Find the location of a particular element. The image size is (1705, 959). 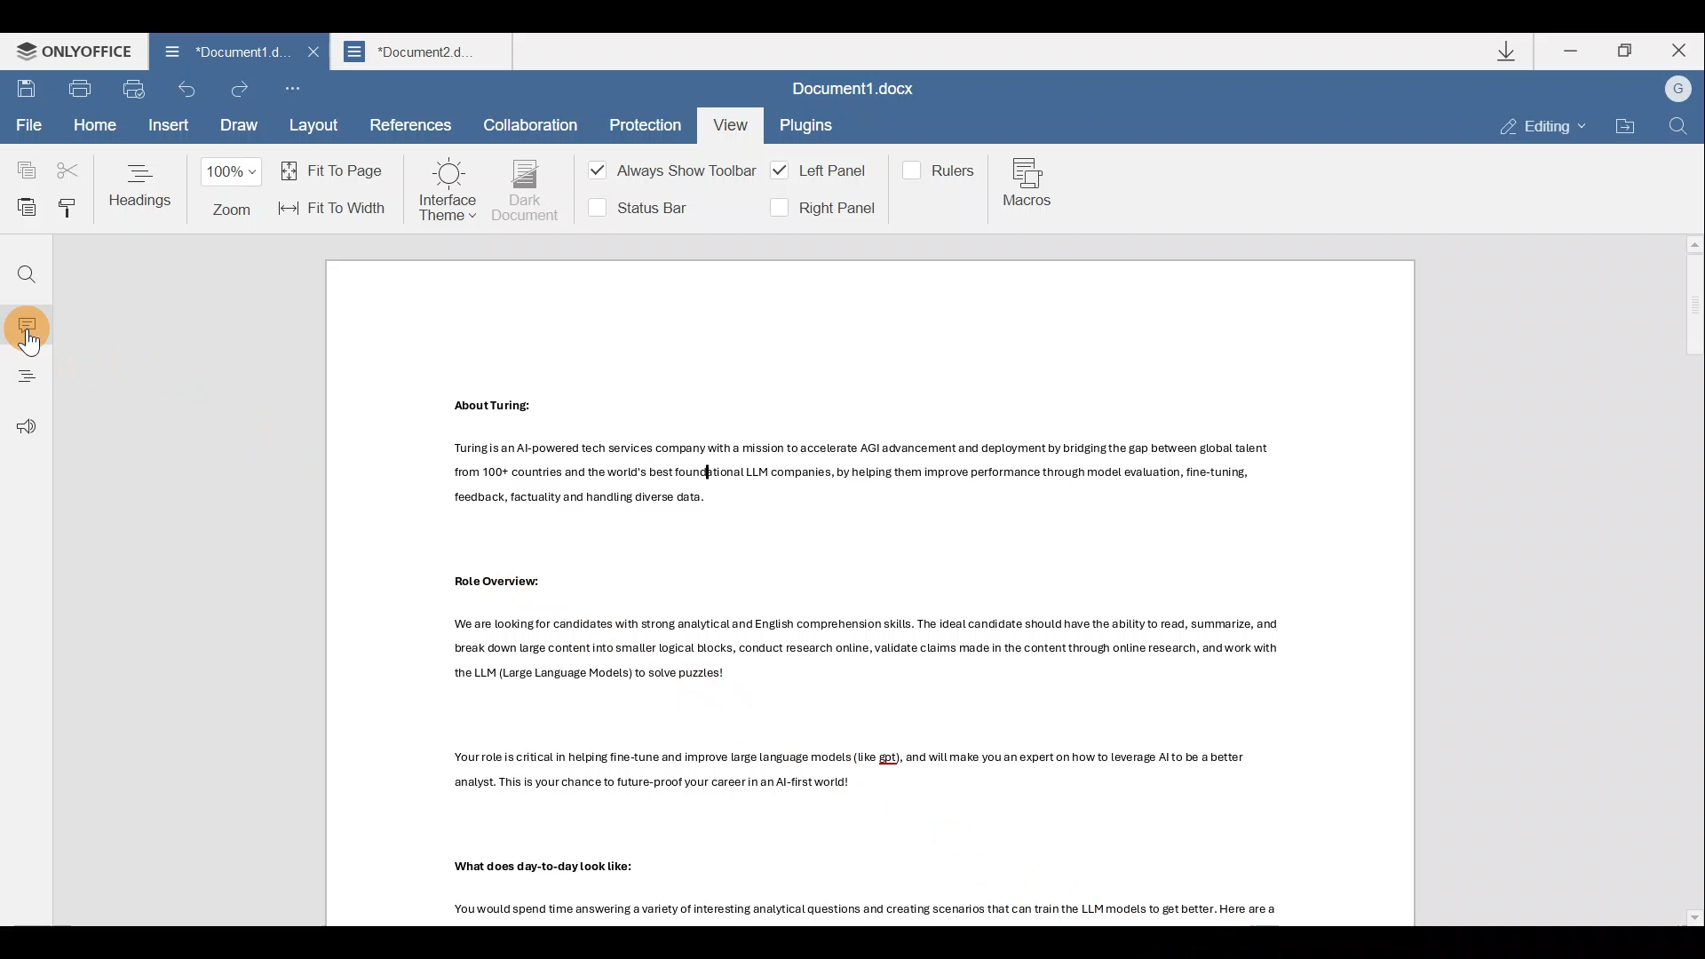

Customize quick access toolbar is located at coordinates (298, 91).